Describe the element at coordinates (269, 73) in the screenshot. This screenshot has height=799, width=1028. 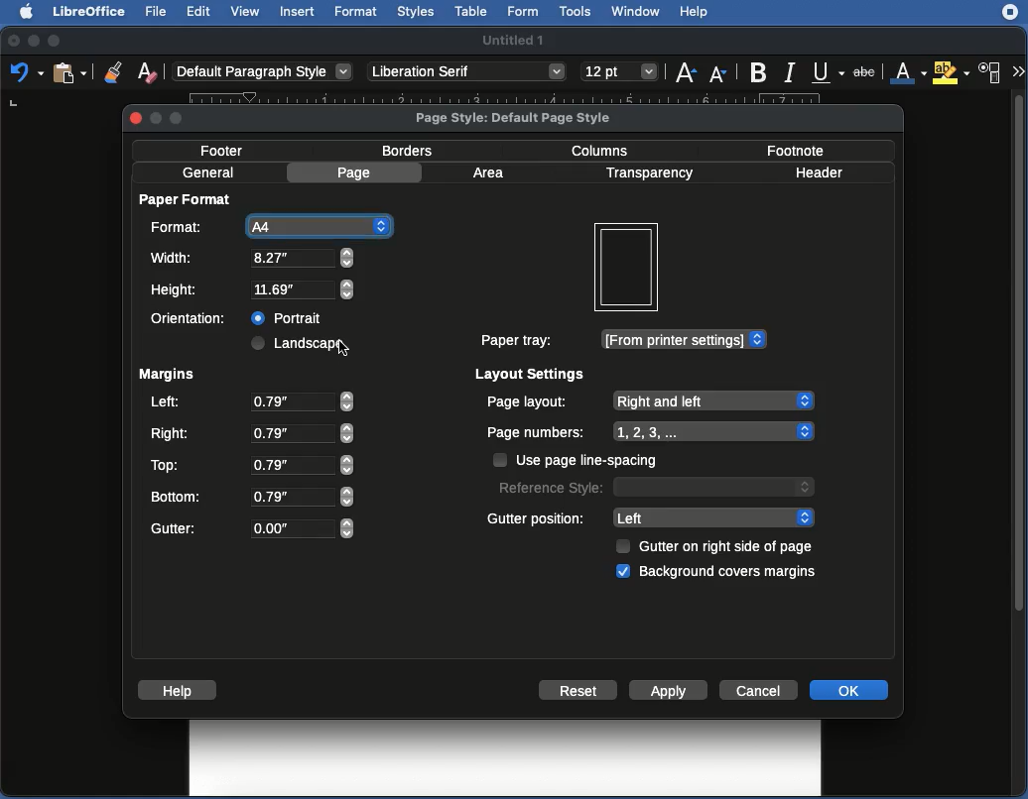
I see `Default paragraph style` at that location.